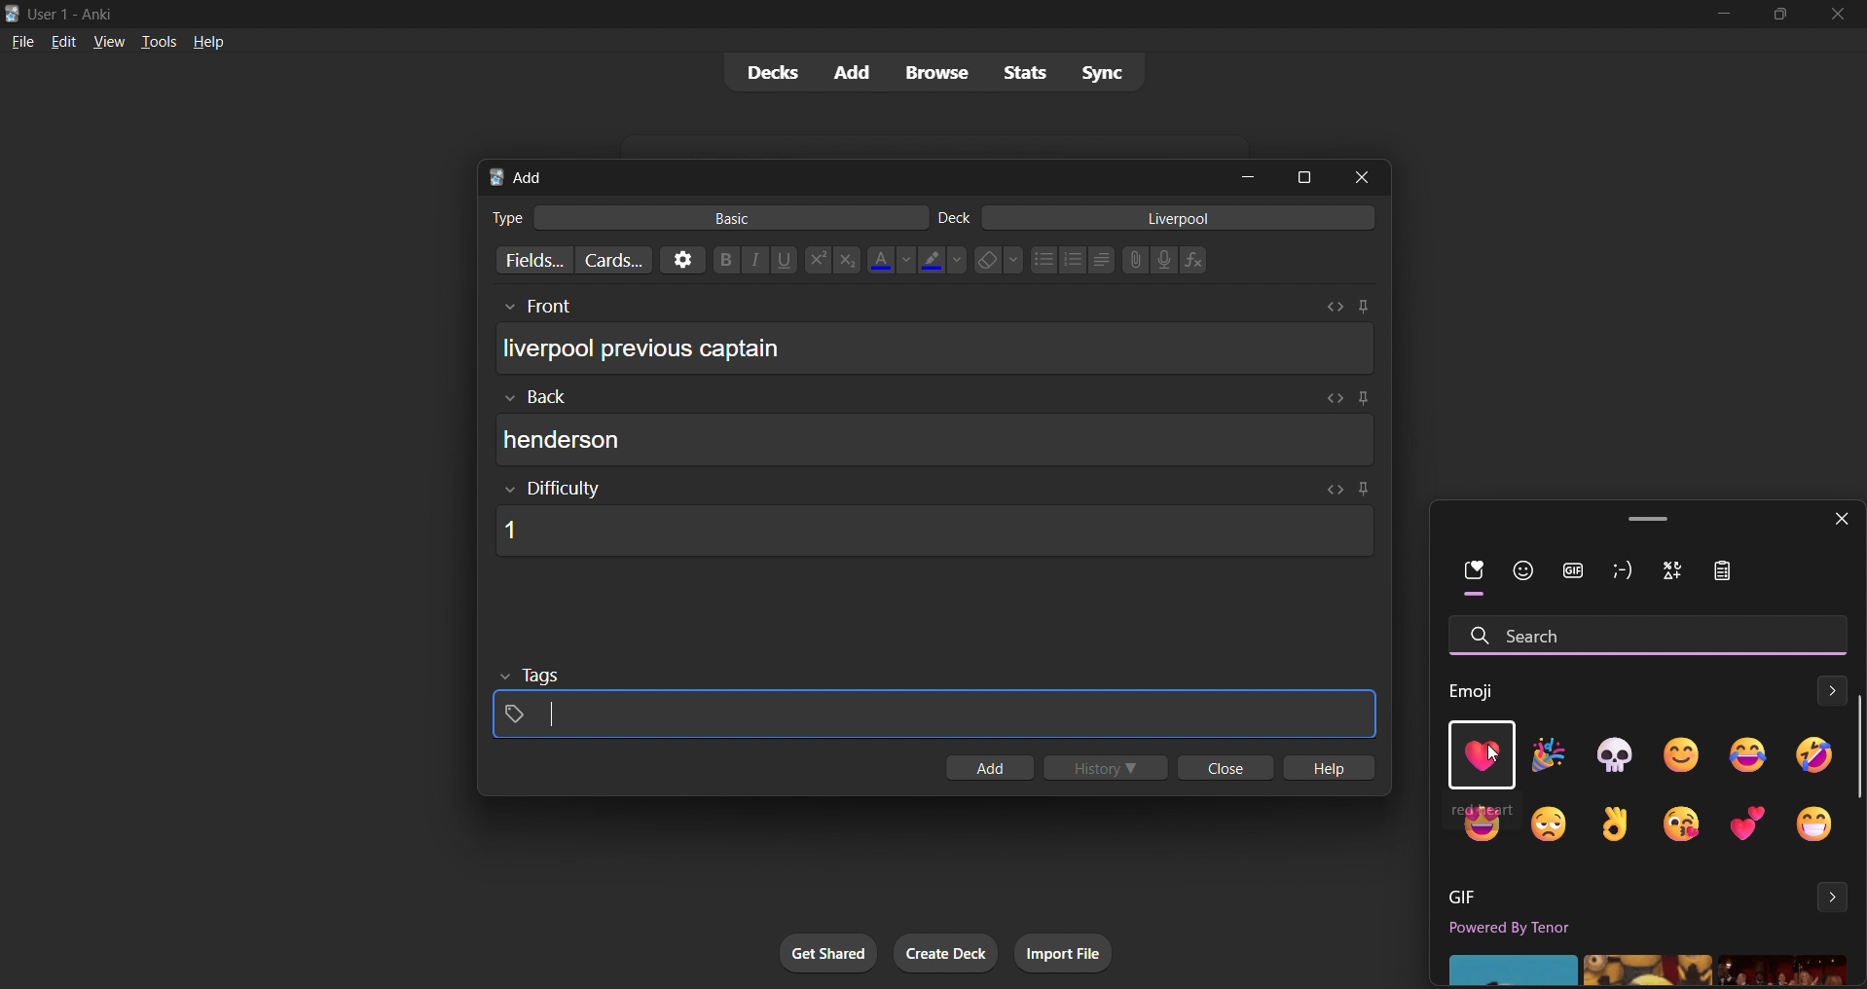  What do you see at coordinates (1161, 221) in the screenshot?
I see `card deck input box` at bounding box center [1161, 221].